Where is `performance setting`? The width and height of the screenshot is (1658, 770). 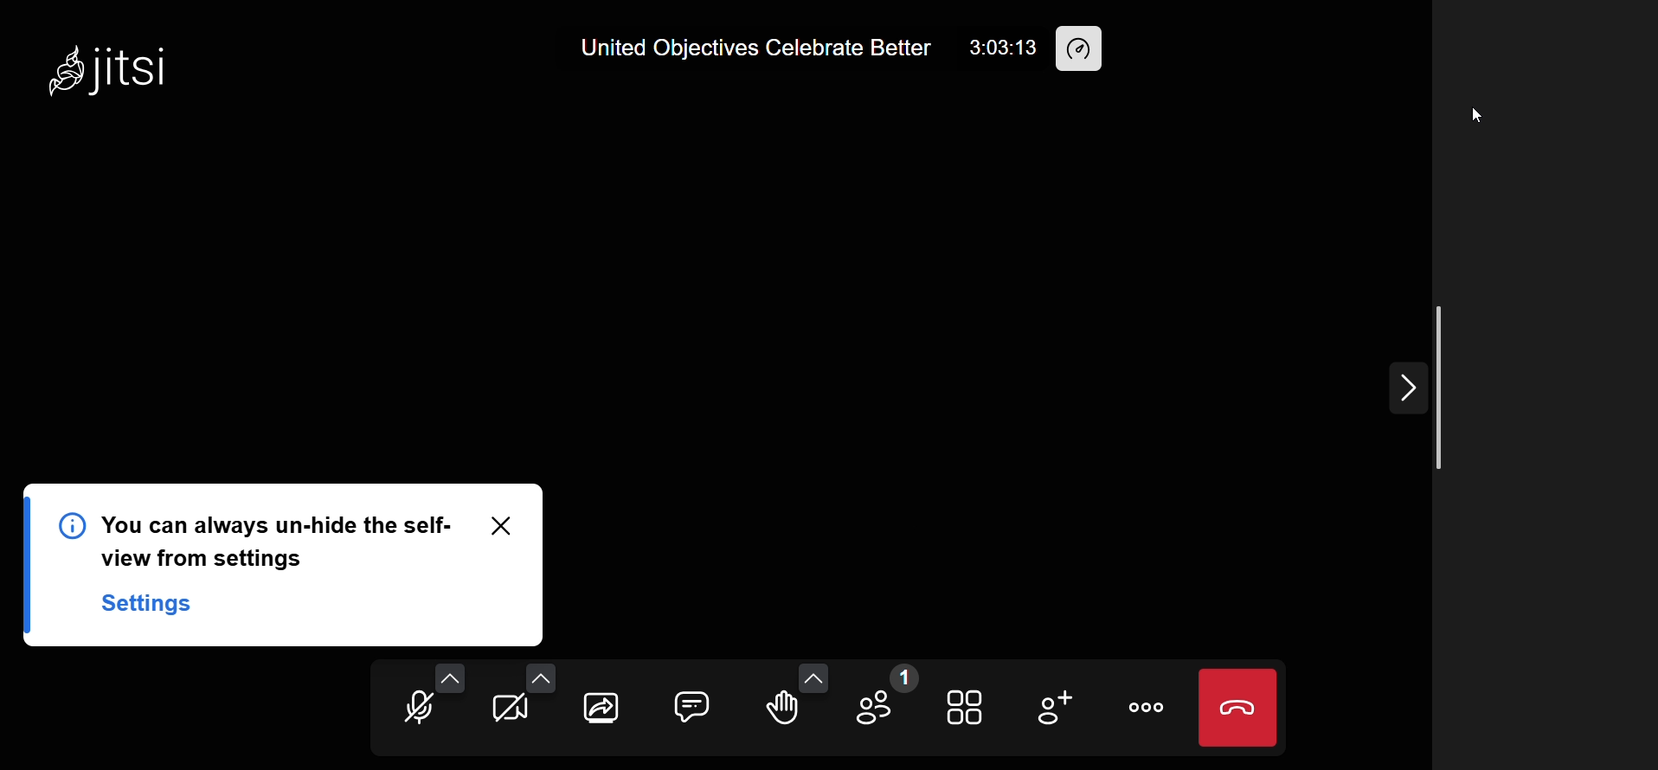
performance setting is located at coordinates (1081, 49).